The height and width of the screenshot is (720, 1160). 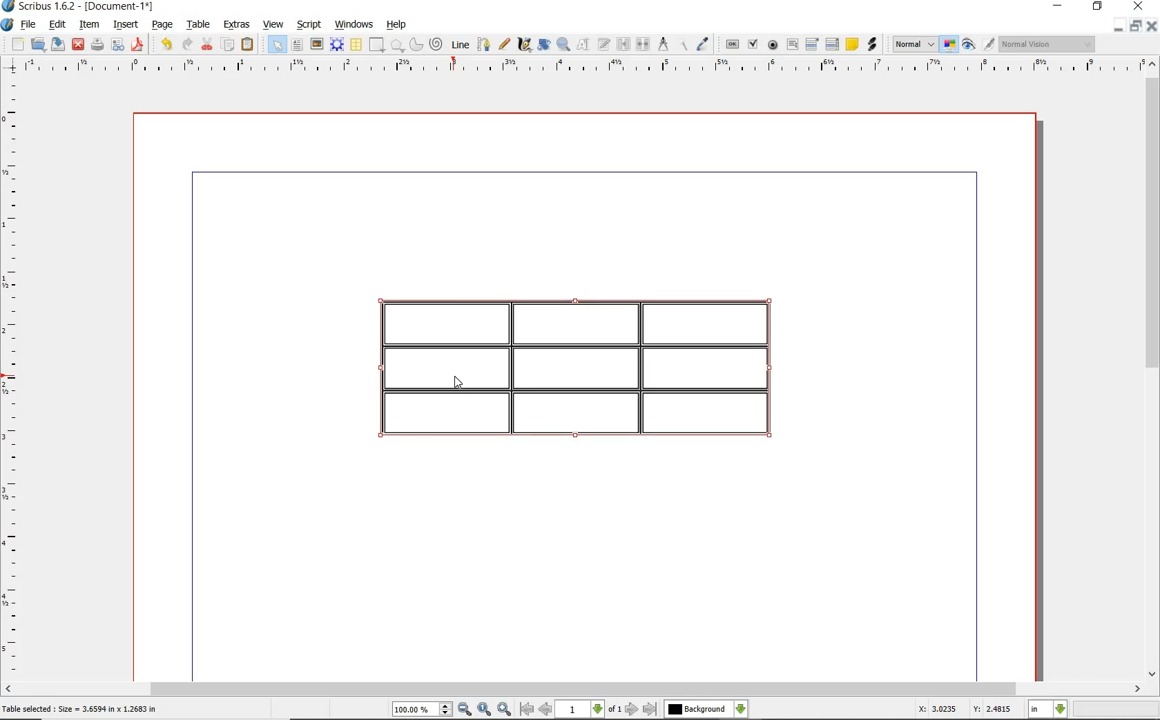 What do you see at coordinates (376, 46) in the screenshot?
I see `shape` at bounding box center [376, 46].